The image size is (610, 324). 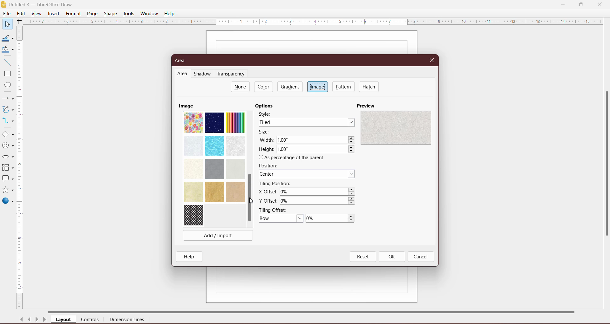 What do you see at coordinates (363, 257) in the screenshot?
I see `Reset` at bounding box center [363, 257].